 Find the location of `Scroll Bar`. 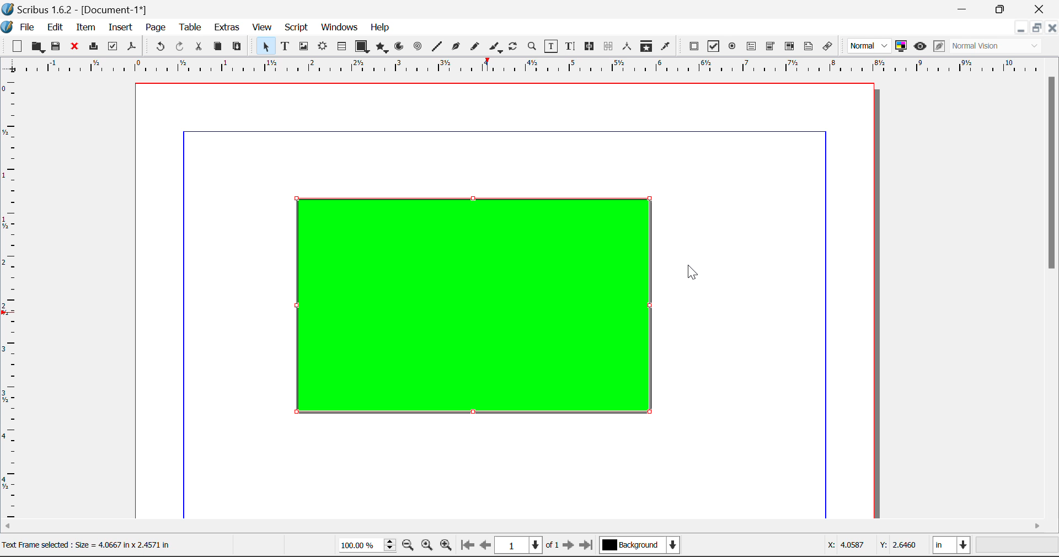

Scroll Bar is located at coordinates (530, 527).